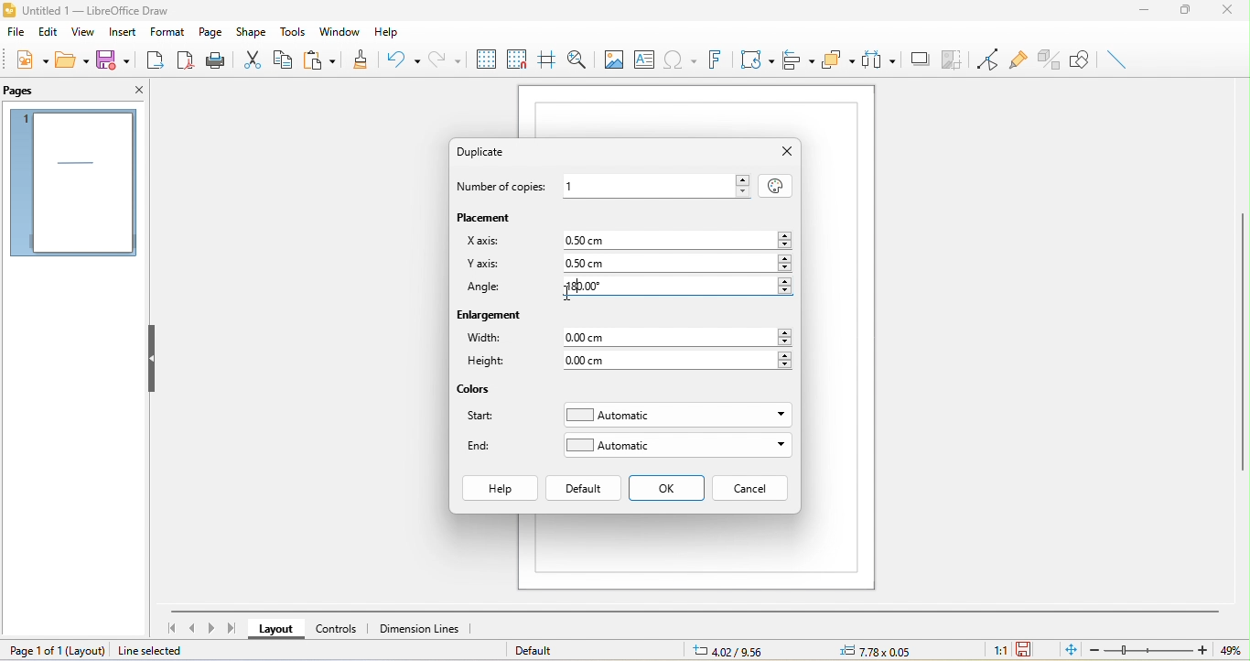 The width and height of the screenshot is (1250, 661). Describe the element at coordinates (680, 337) in the screenshot. I see `0.00 cm` at that location.